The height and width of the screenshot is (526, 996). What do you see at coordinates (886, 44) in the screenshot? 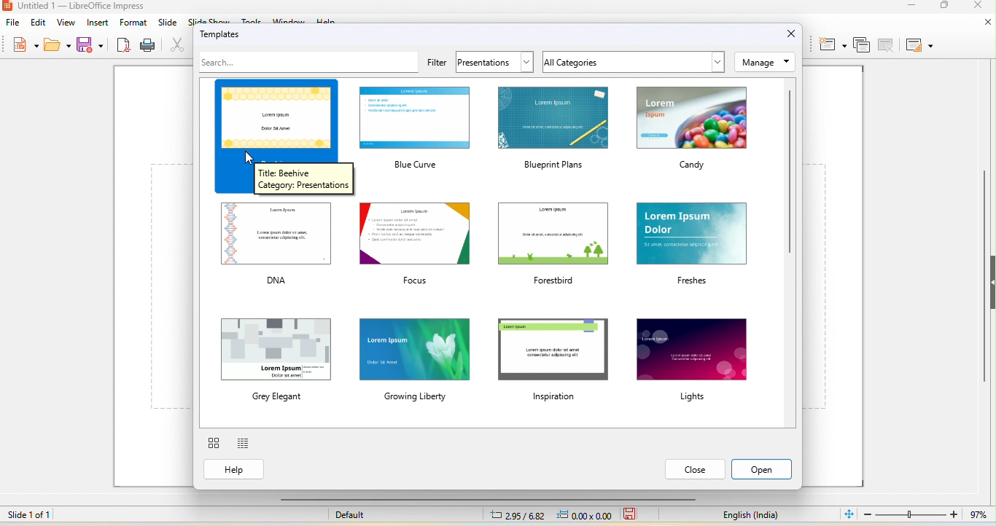
I see `delete slide` at bounding box center [886, 44].